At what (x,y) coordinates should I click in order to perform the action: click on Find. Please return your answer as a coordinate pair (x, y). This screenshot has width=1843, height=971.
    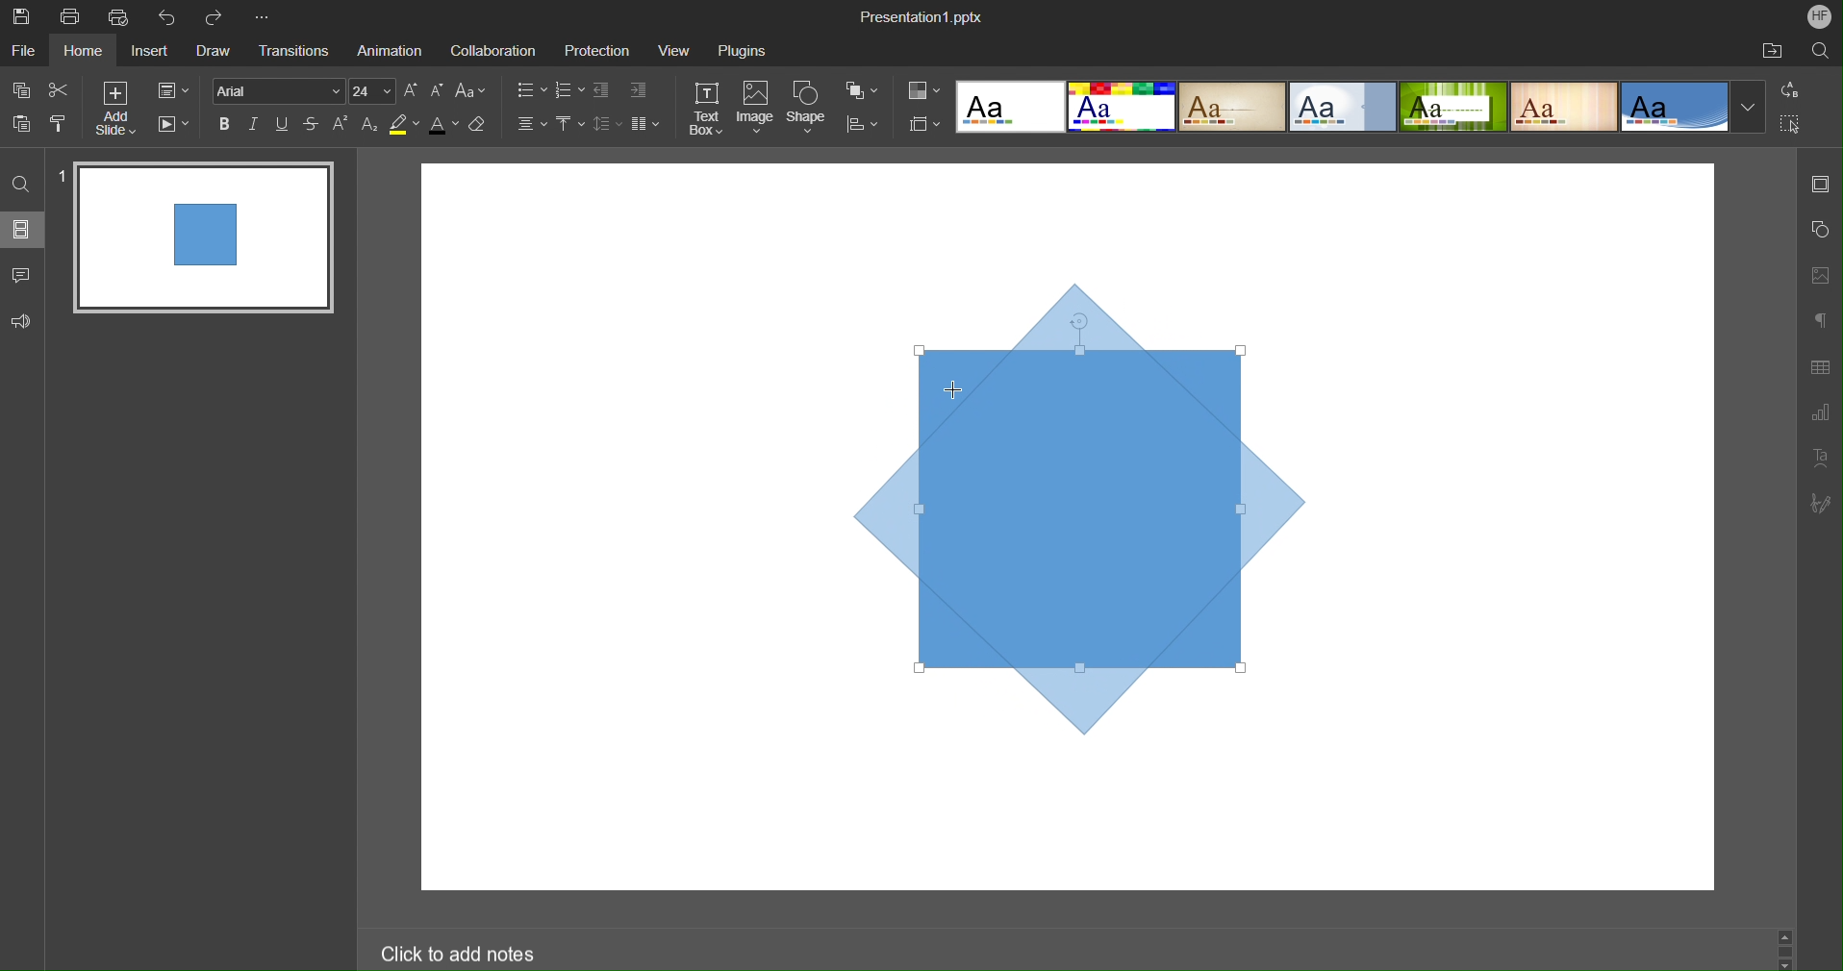
    Looking at the image, I should click on (22, 185).